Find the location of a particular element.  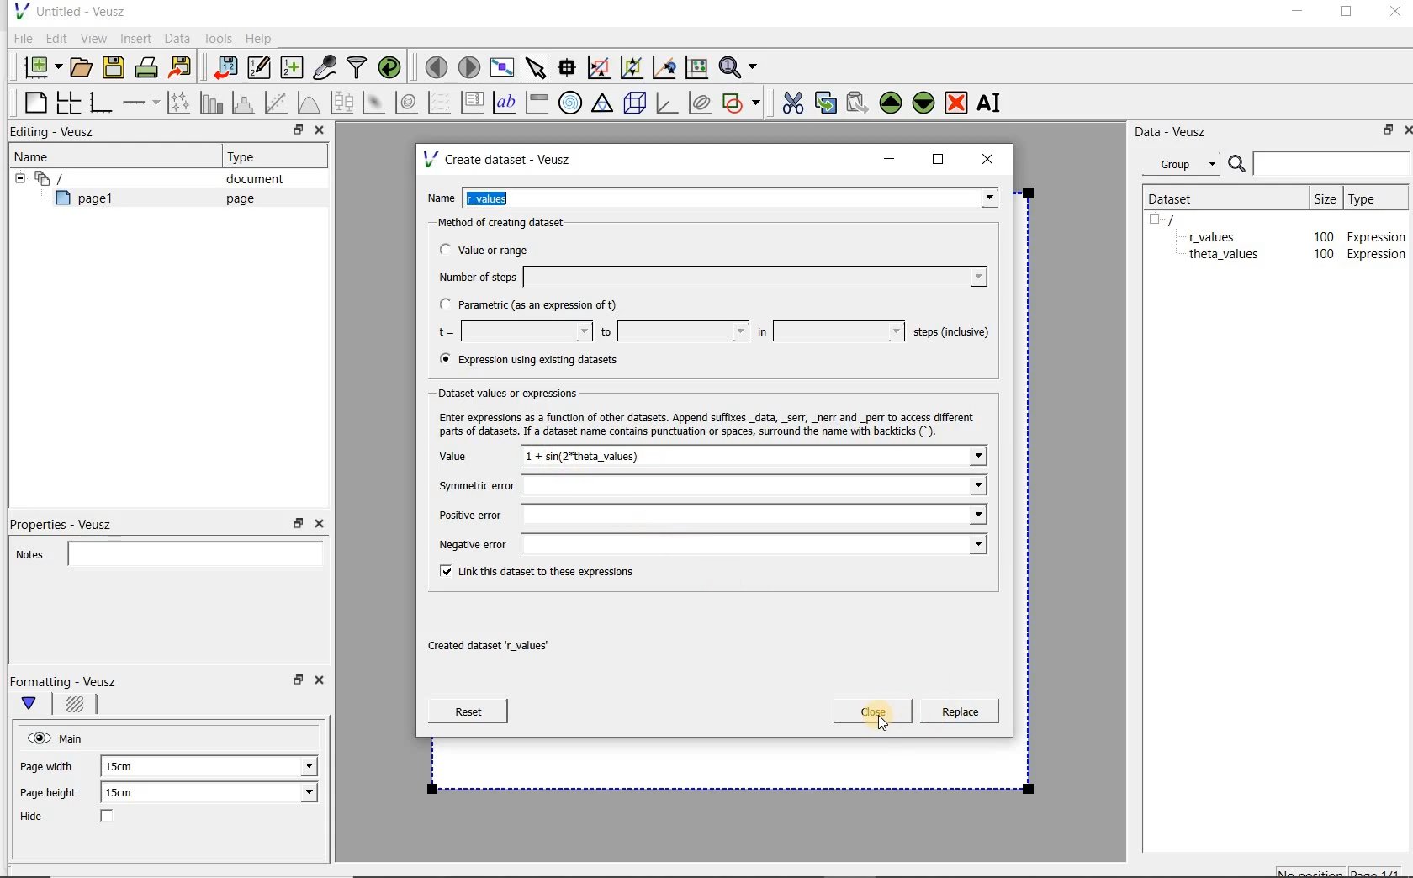

plot a 2d dataset as an image is located at coordinates (376, 103).